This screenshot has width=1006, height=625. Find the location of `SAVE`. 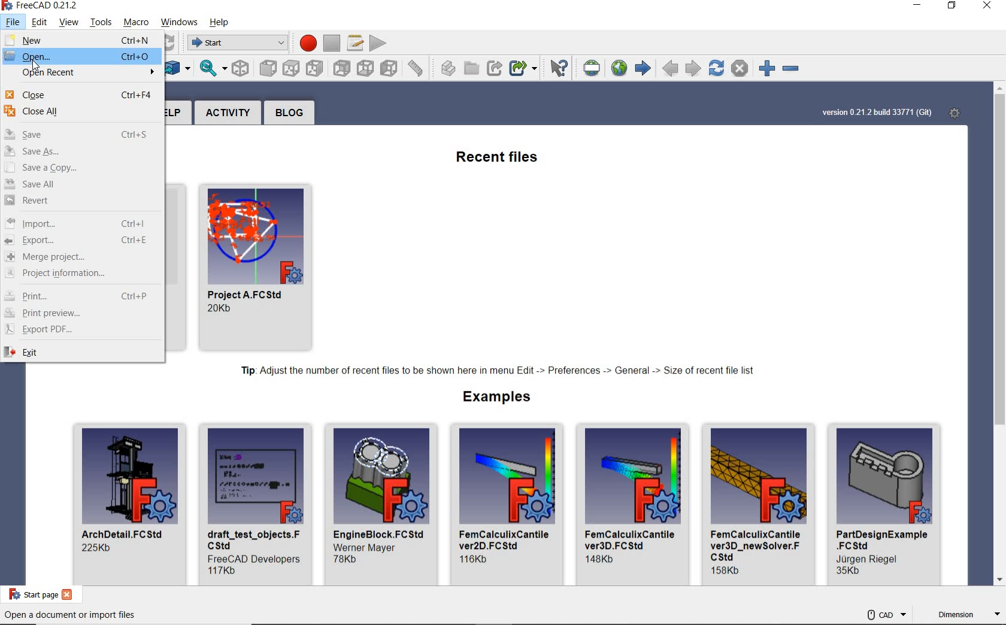

SAVE is located at coordinates (41, 136).